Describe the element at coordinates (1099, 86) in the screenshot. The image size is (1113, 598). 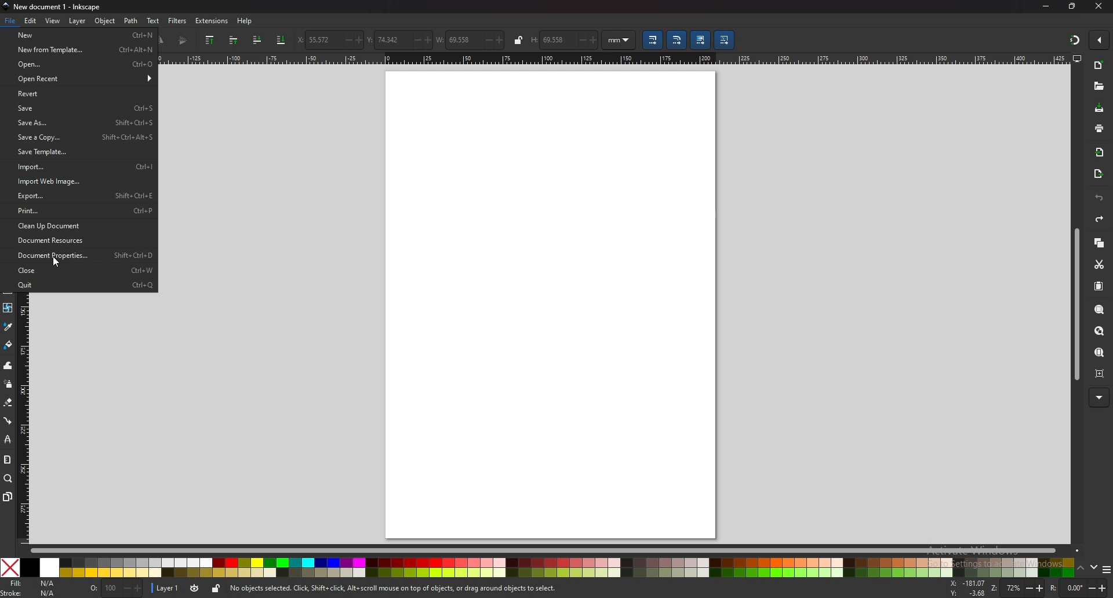
I see `open` at that location.